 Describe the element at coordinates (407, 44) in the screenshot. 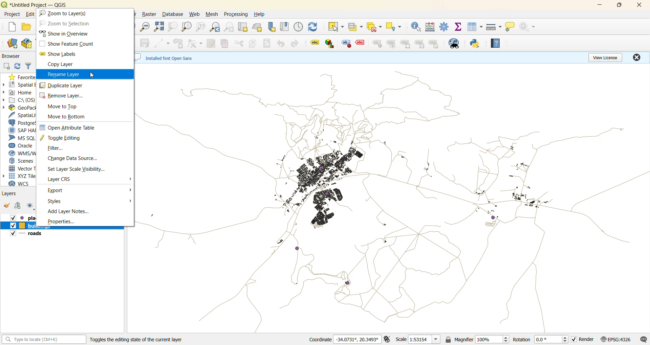

I see `linked label` at that location.